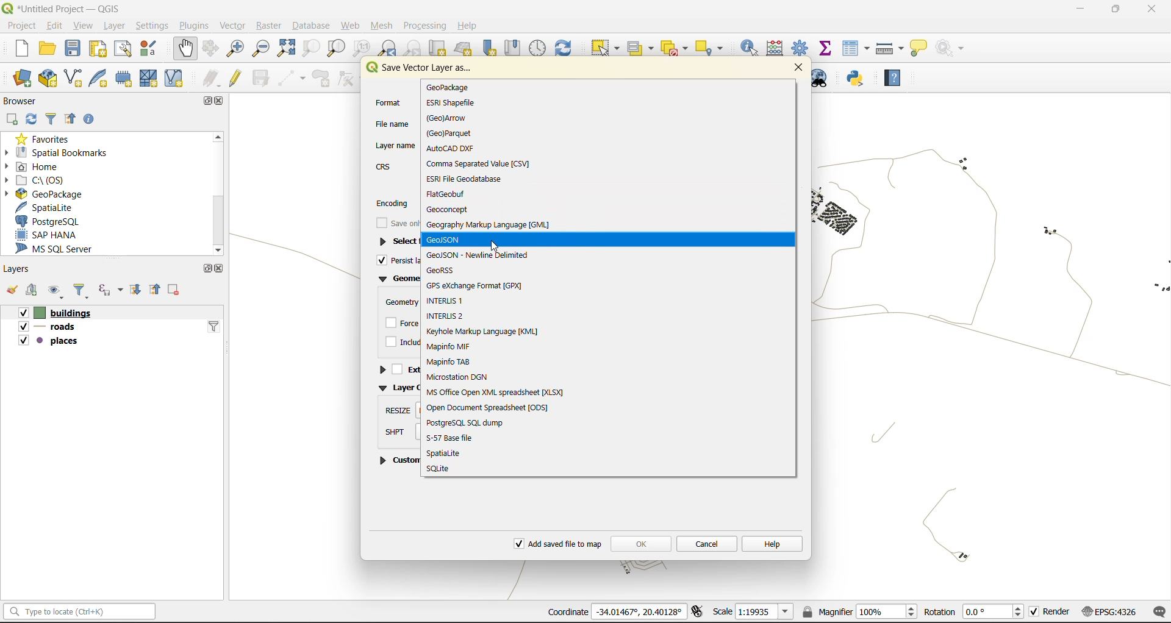  What do you see at coordinates (465, 50) in the screenshot?
I see `new 3d map view` at bounding box center [465, 50].